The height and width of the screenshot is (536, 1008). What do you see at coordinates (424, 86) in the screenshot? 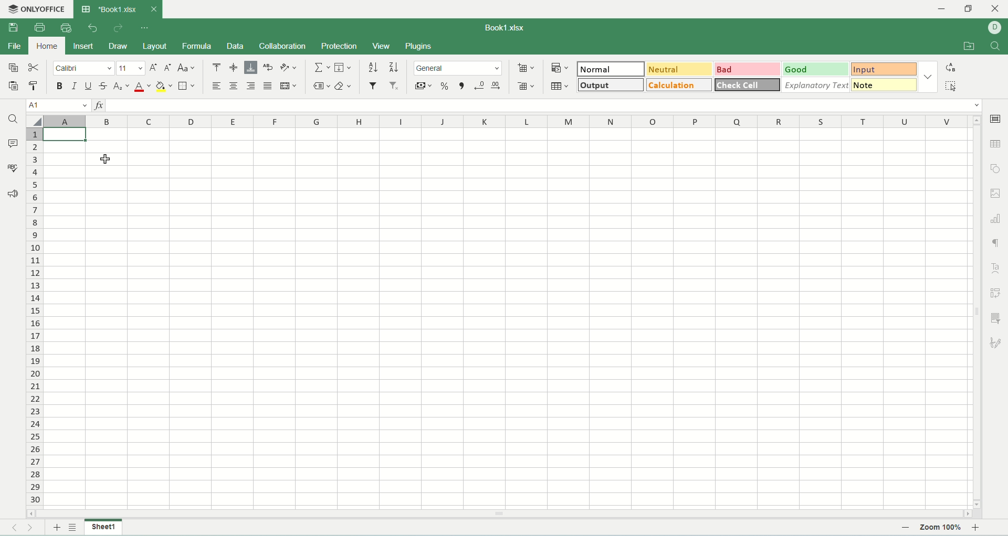
I see `accounting style` at bounding box center [424, 86].